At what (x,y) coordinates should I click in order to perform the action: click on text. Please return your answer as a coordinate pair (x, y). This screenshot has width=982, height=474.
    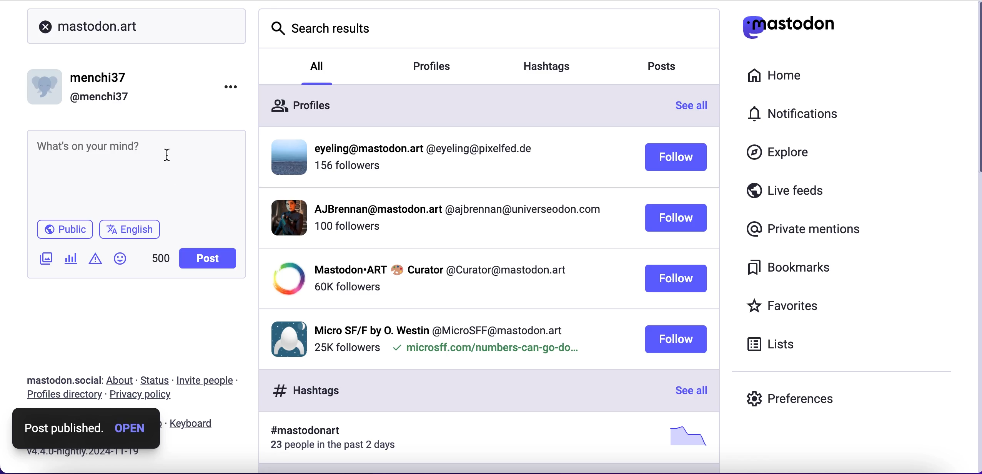
    Looking at the image, I should click on (94, 144).